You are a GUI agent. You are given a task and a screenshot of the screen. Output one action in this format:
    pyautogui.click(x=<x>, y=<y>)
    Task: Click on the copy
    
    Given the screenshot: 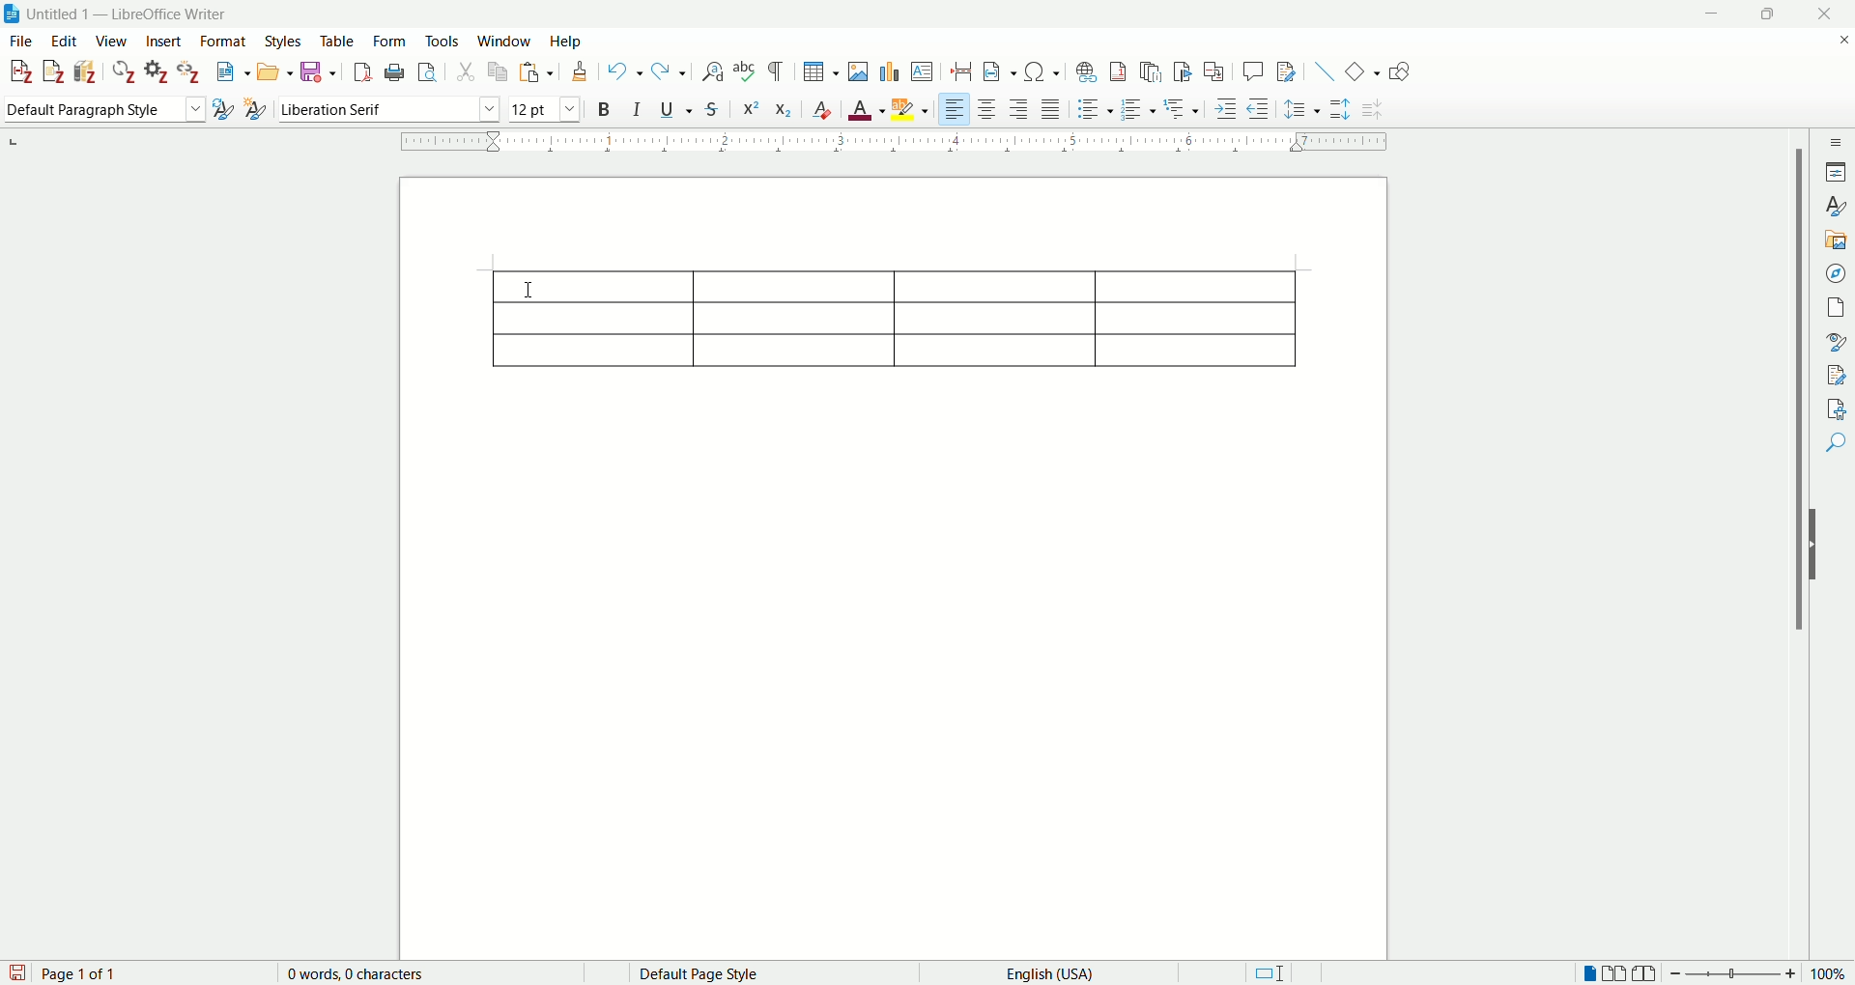 What is the action you would take?
    pyautogui.click(x=501, y=72)
    